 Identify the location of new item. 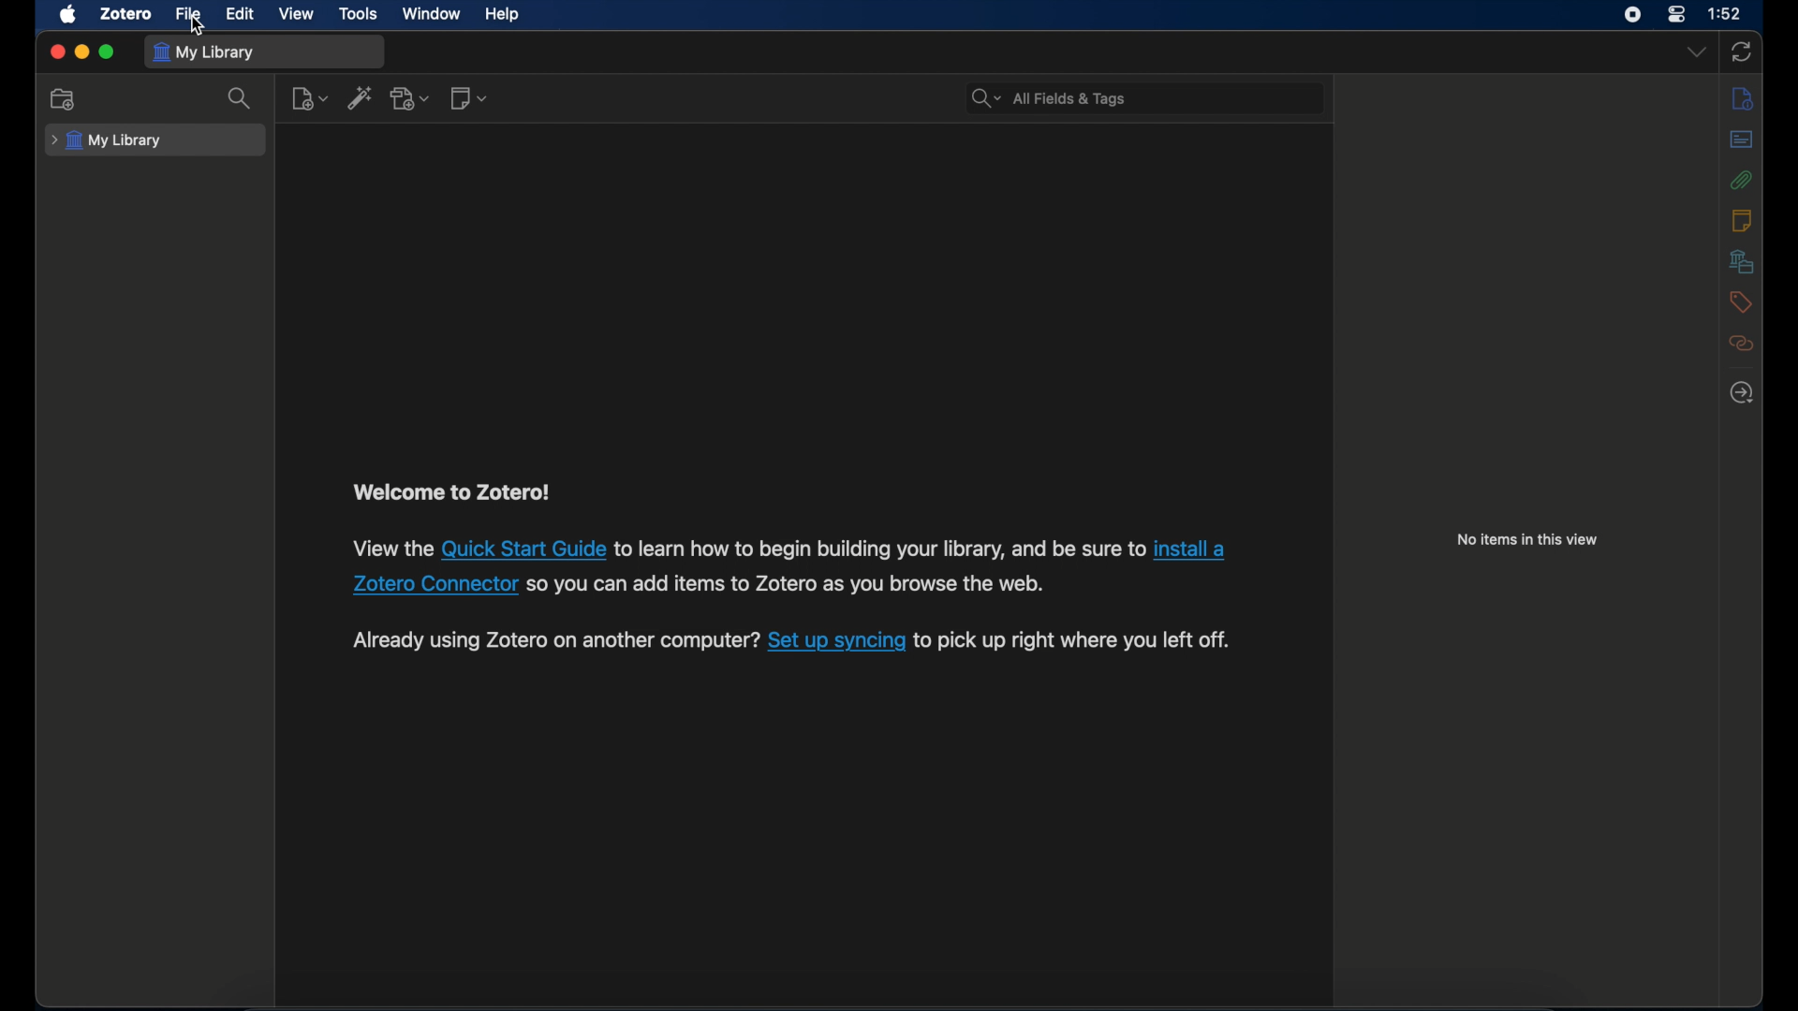
(308, 98).